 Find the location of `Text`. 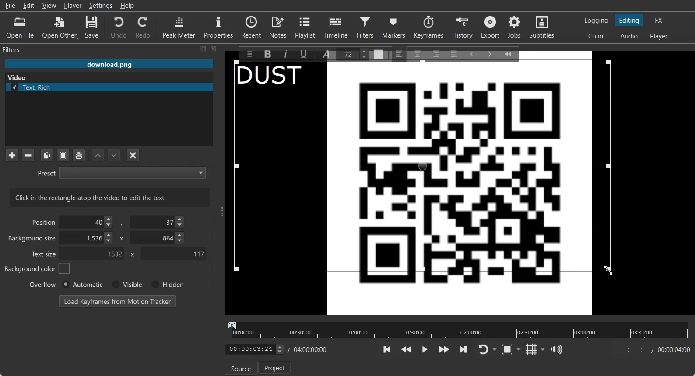

Text is located at coordinates (110, 197).